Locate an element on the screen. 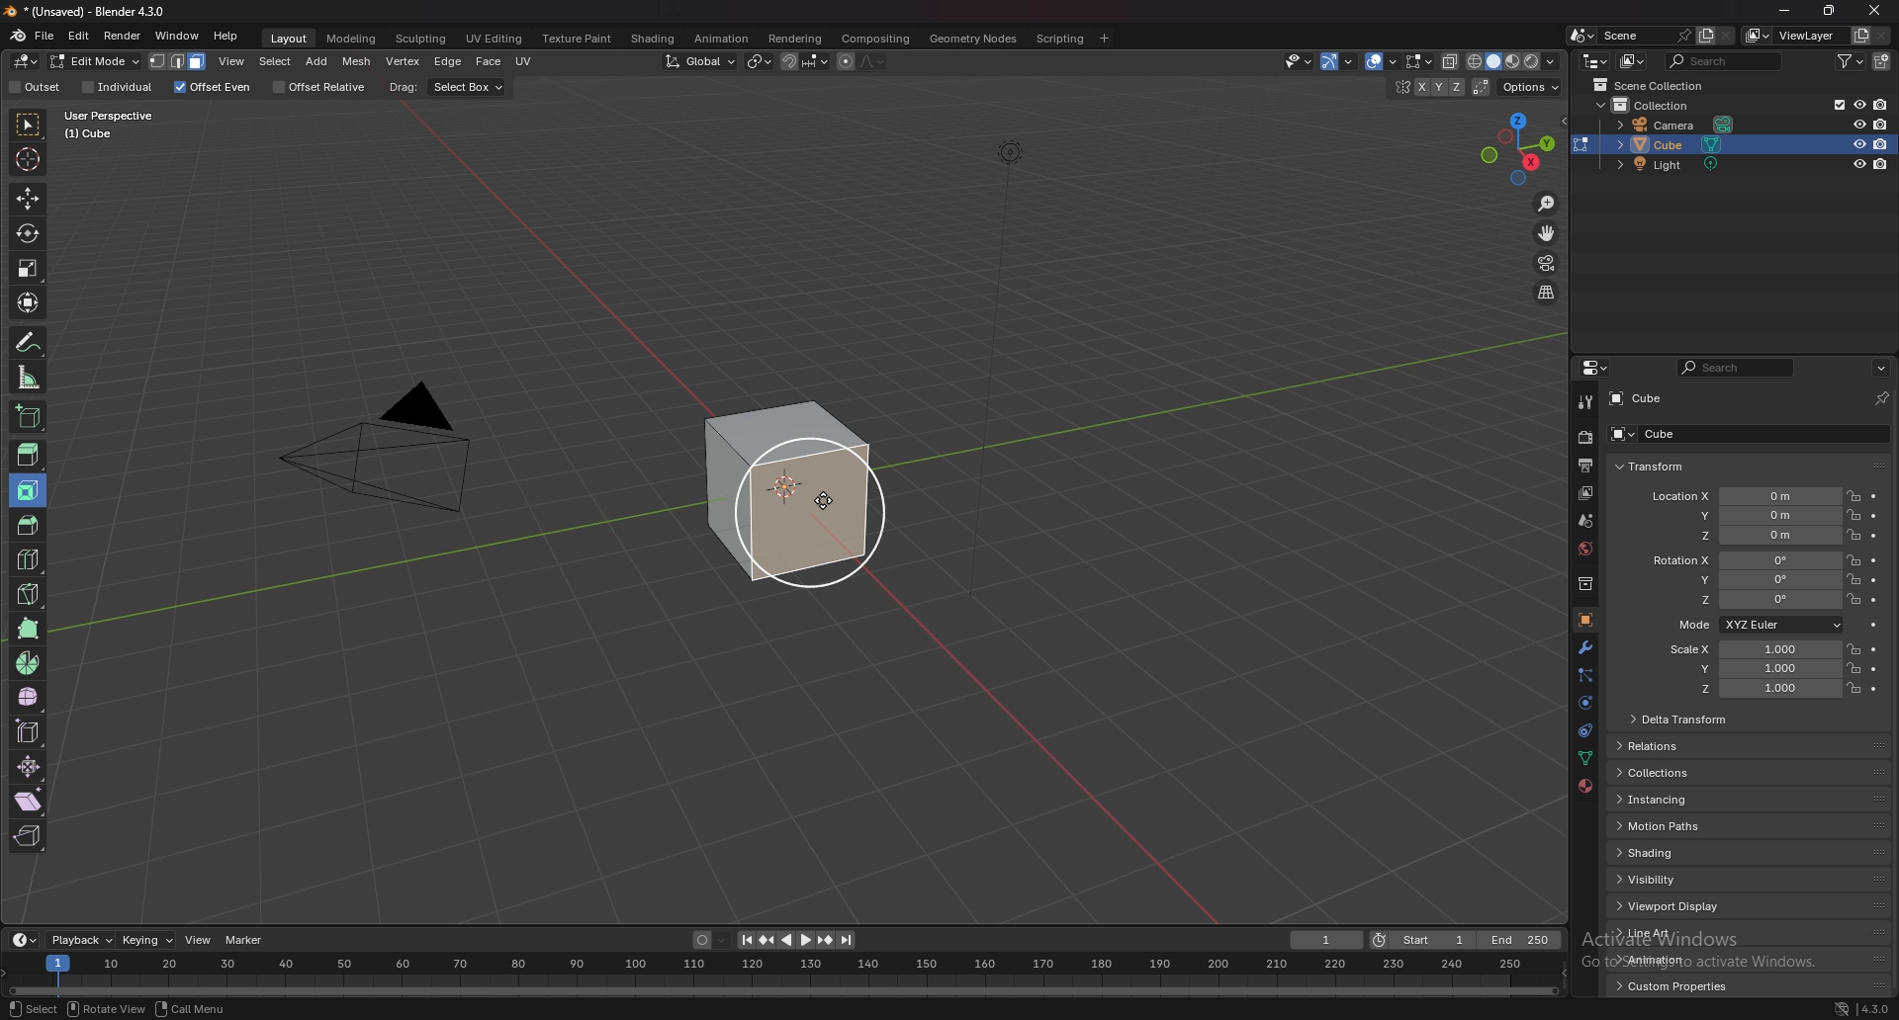 The image size is (1899, 1020). playback is located at coordinates (83, 941).